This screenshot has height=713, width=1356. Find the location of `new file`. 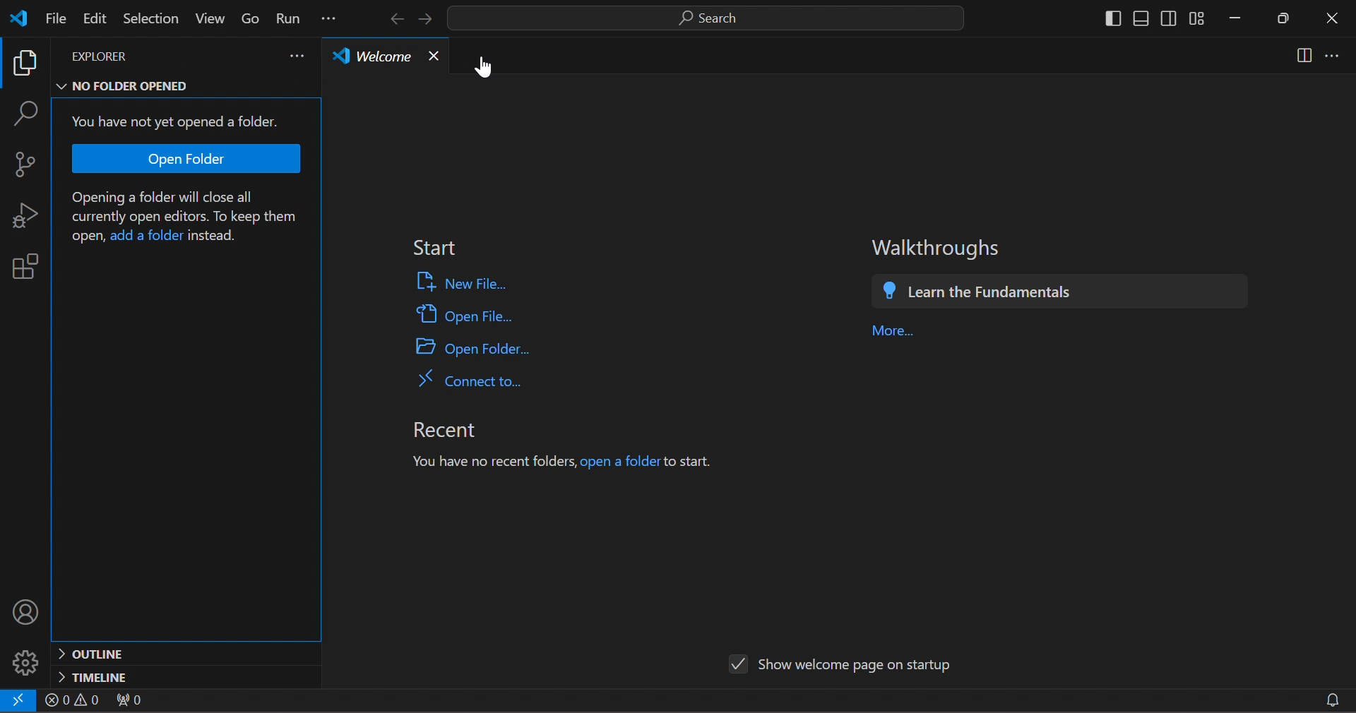

new file is located at coordinates (468, 283).